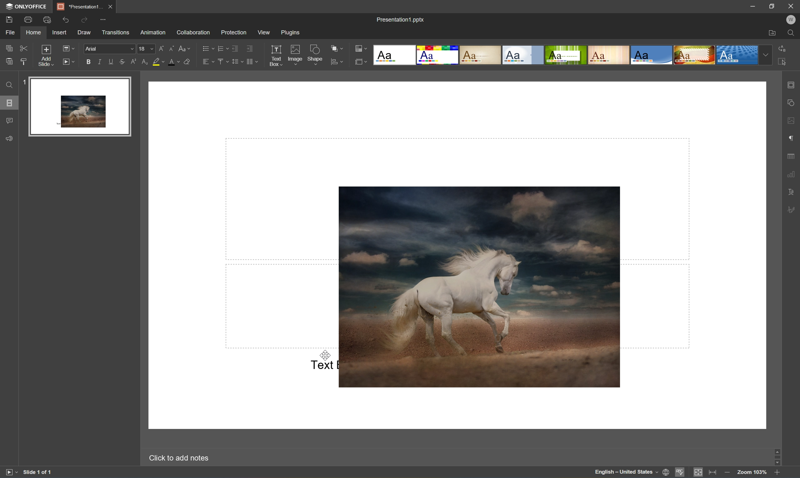 The height and width of the screenshot is (478, 800). What do you see at coordinates (793, 138) in the screenshot?
I see `Paragraph settings` at bounding box center [793, 138].